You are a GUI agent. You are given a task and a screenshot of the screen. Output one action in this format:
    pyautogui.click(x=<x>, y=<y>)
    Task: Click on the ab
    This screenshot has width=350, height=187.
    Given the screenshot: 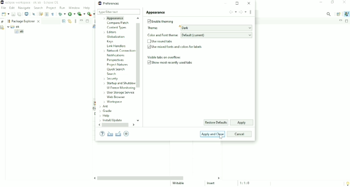 What is the action you would take?
    pyautogui.click(x=20, y=32)
    